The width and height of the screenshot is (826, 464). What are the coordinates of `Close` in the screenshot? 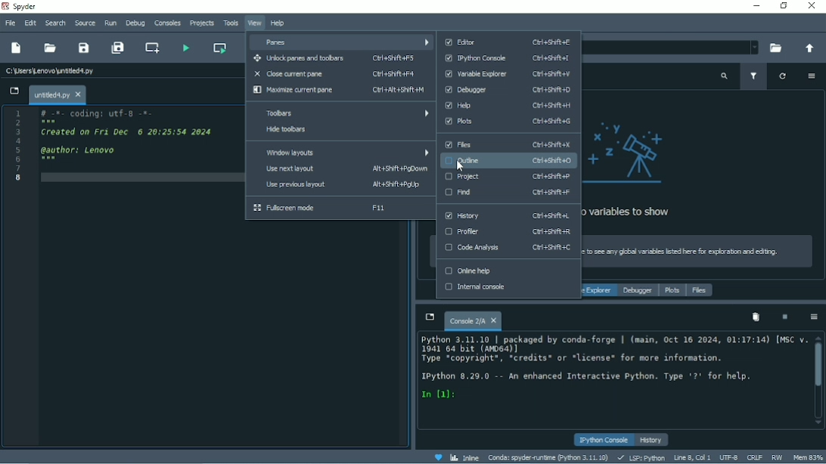 It's located at (814, 6).